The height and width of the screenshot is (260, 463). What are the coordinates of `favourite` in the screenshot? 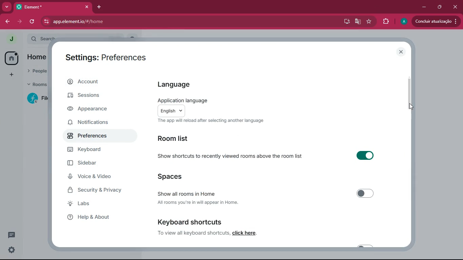 It's located at (369, 22).